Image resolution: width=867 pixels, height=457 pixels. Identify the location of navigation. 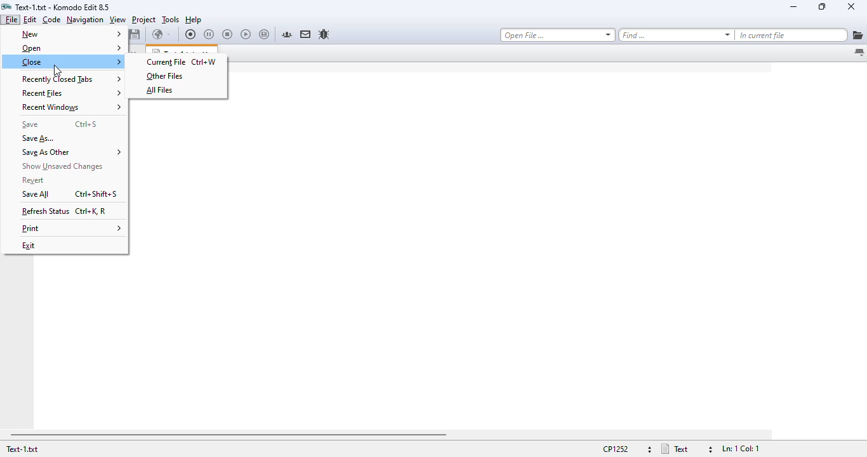
(85, 20).